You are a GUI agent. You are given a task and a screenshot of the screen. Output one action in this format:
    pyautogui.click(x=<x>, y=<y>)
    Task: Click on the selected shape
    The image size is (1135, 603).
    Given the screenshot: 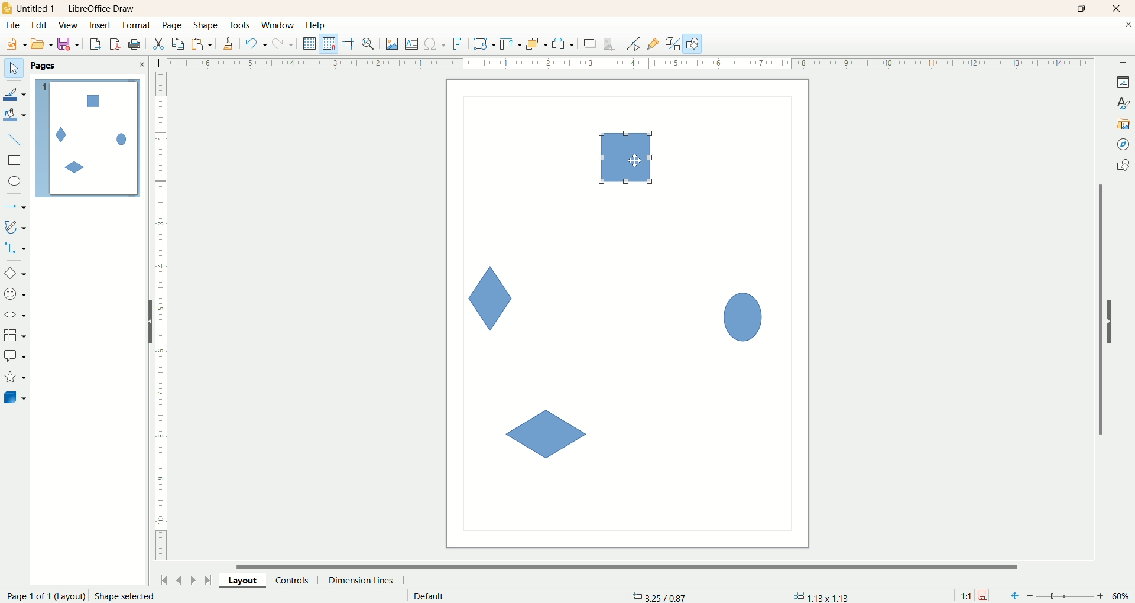 What is the action you would take?
    pyautogui.click(x=626, y=158)
    